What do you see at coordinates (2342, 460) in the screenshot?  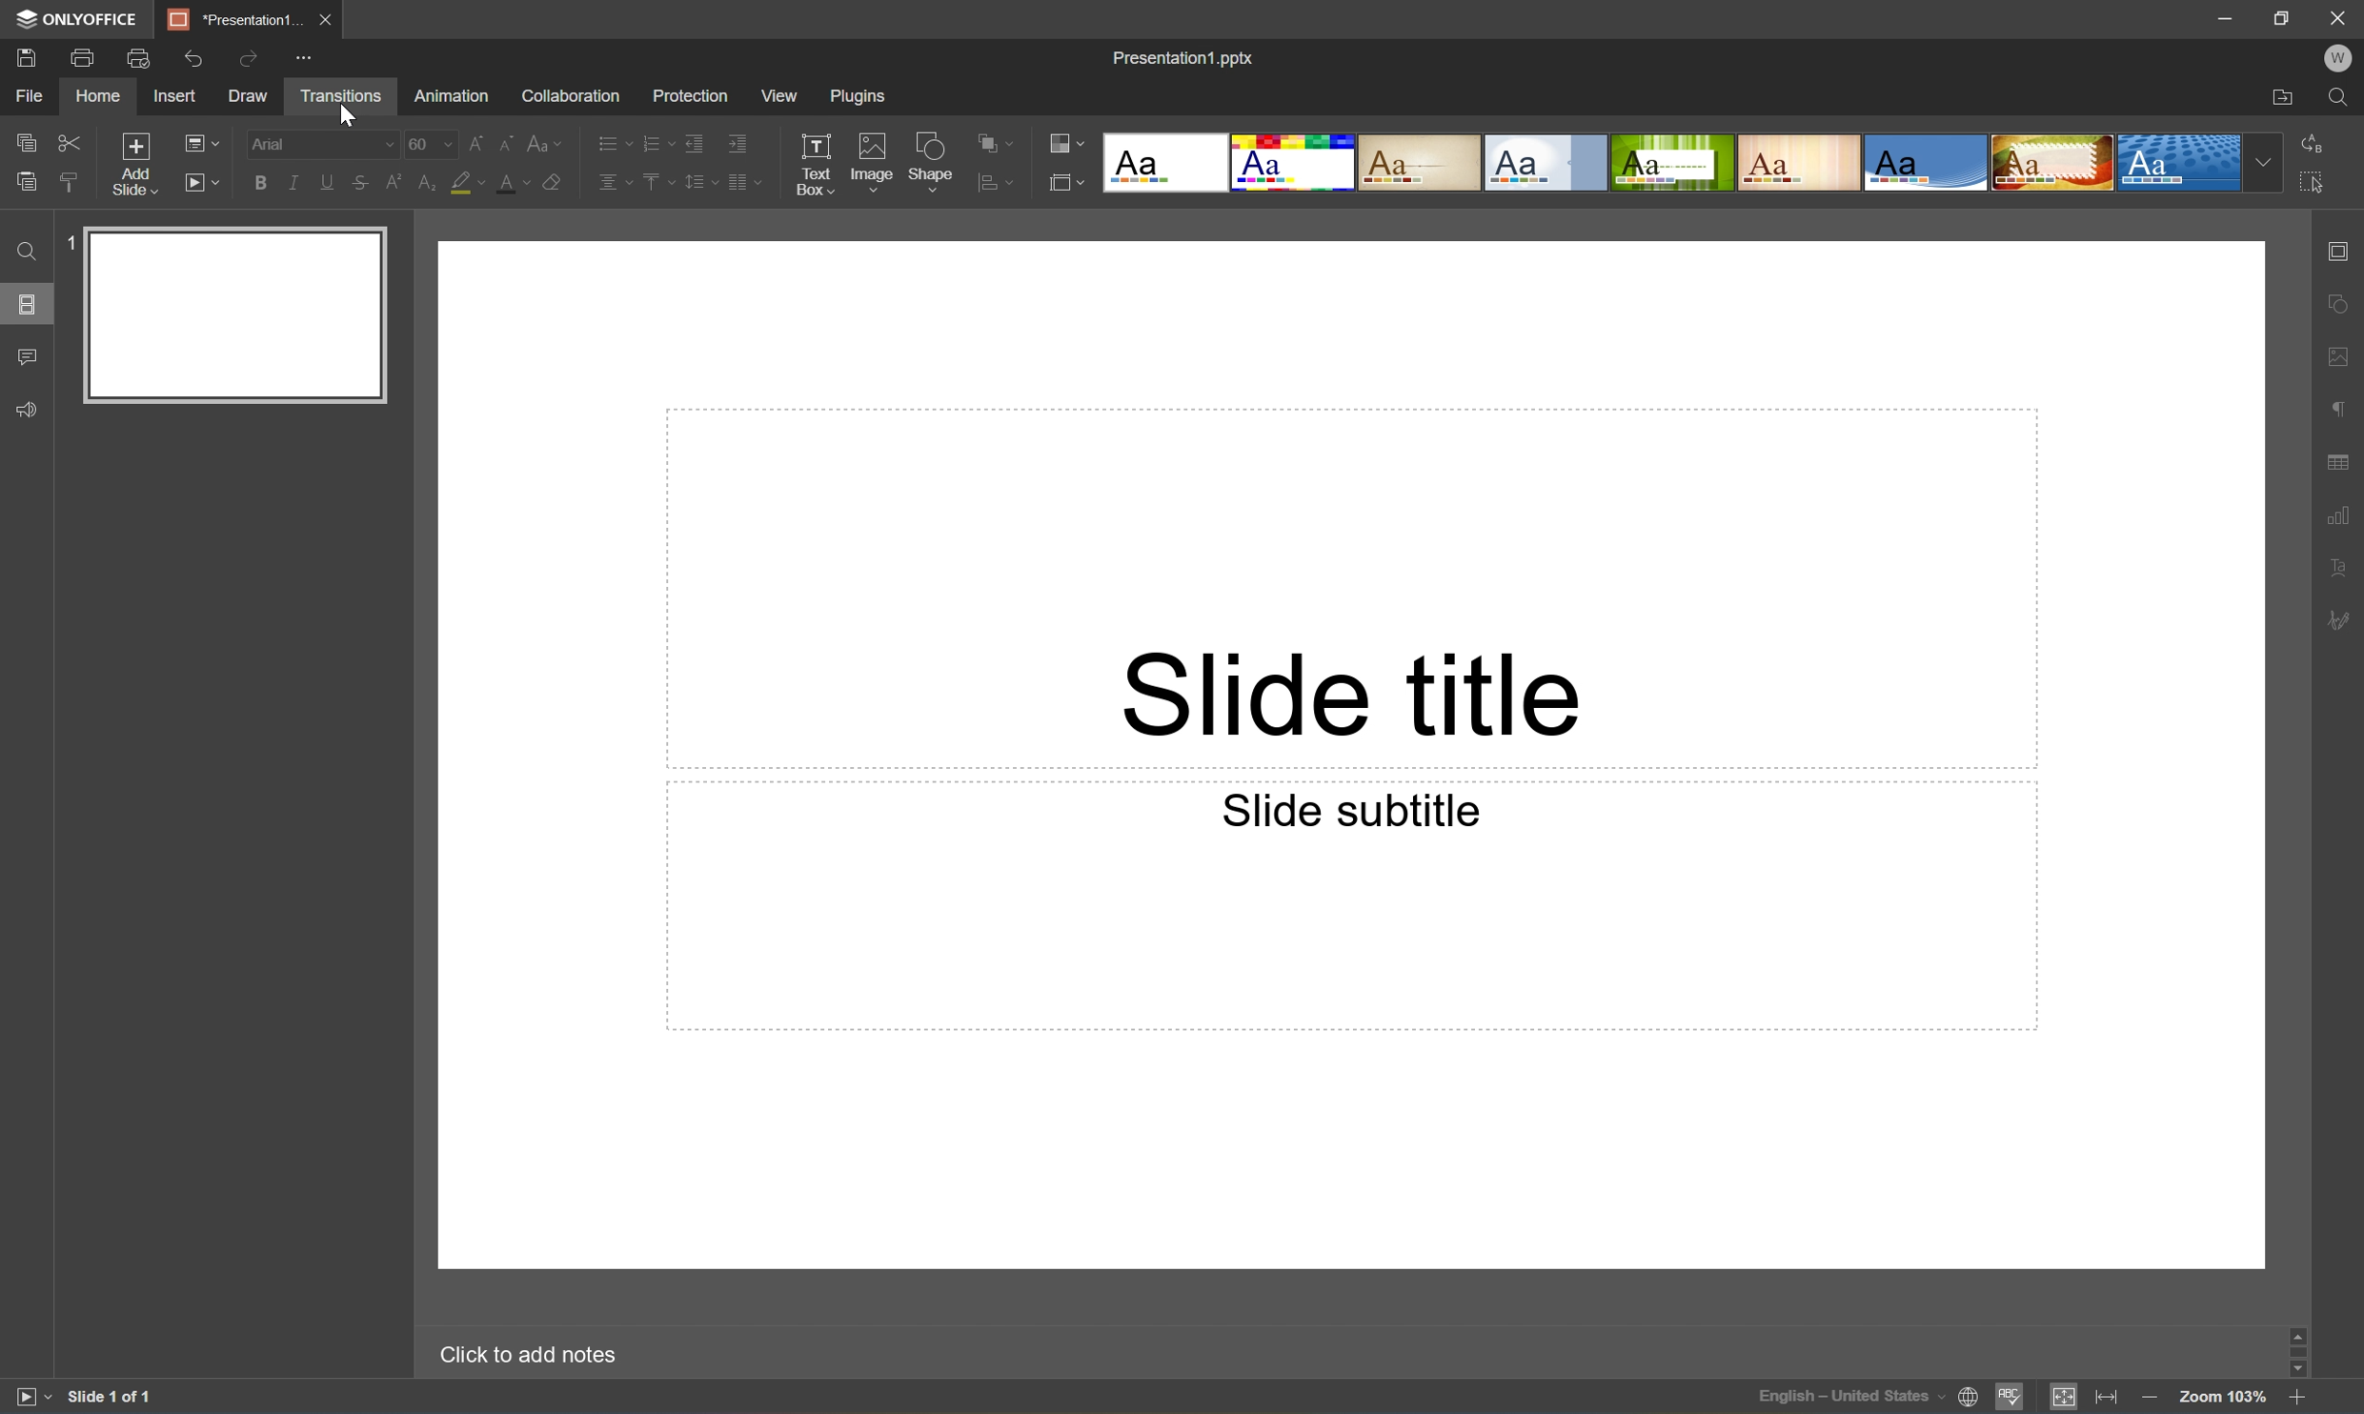 I see `Table settings` at bounding box center [2342, 460].